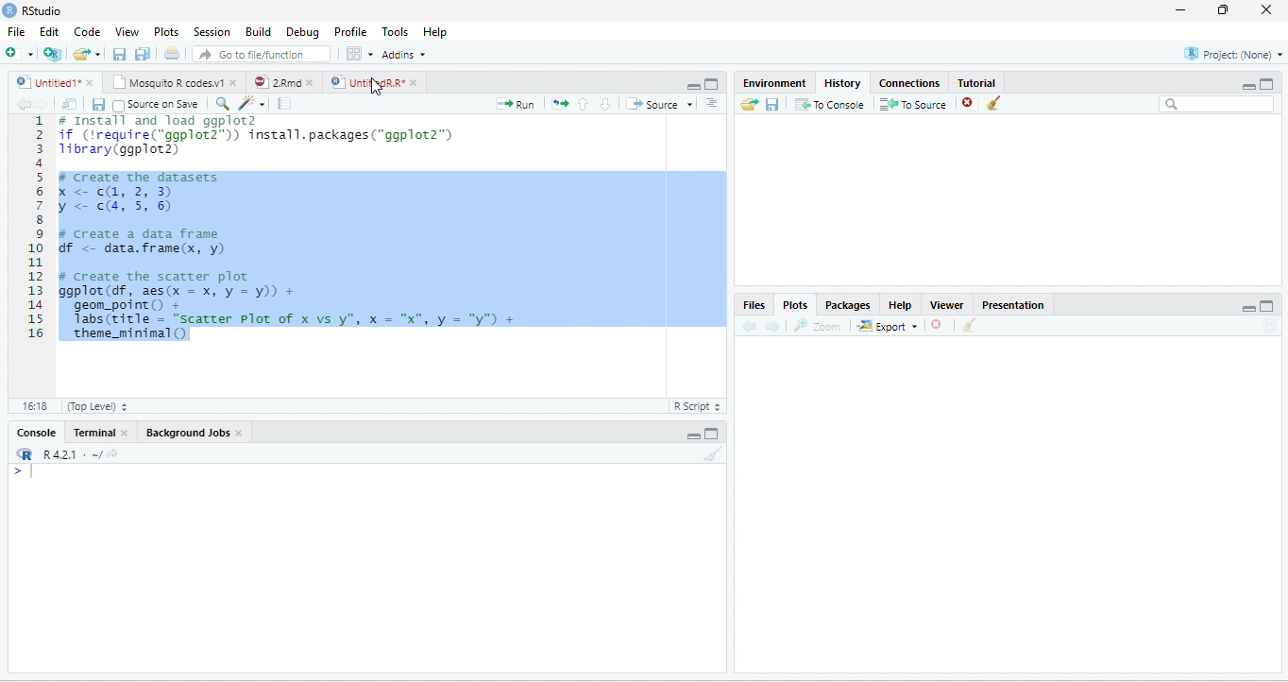  What do you see at coordinates (402, 54) in the screenshot?
I see `Addins` at bounding box center [402, 54].